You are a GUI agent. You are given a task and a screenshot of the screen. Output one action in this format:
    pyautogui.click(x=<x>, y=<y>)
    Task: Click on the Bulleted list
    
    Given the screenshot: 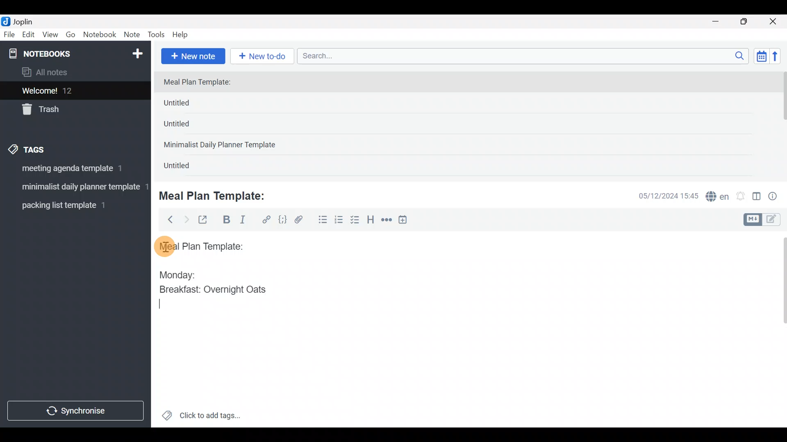 What is the action you would take?
    pyautogui.click(x=321, y=220)
    